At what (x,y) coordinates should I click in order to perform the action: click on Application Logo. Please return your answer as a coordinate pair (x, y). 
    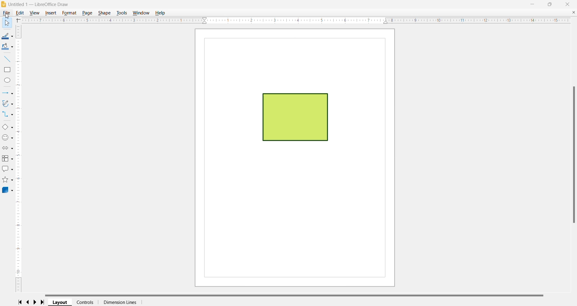
    Looking at the image, I should click on (4, 5).